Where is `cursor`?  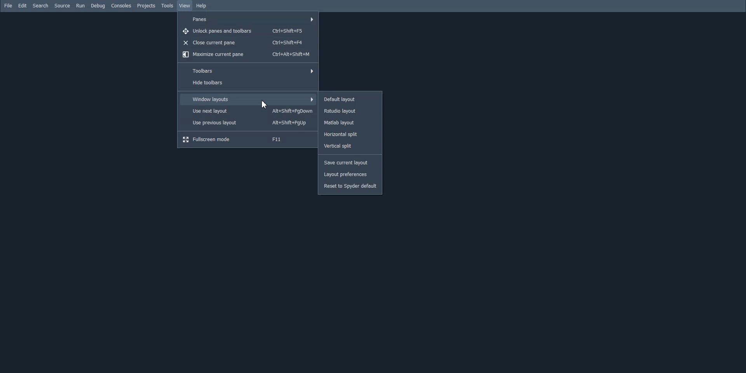
cursor is located at coordinates (265, 103).